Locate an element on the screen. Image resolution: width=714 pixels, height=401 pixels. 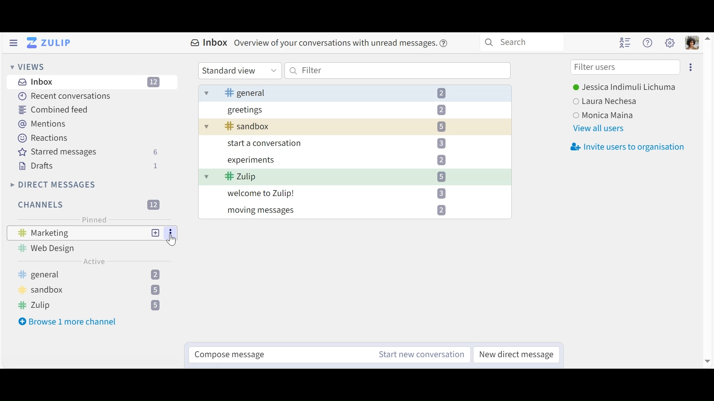
Go to Home View (inbox) is located at coordinates (49, 43).